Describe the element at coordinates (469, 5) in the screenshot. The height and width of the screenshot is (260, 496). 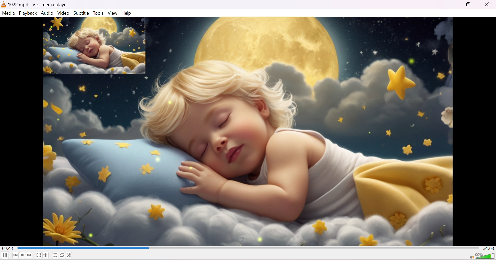
I see `Restore down` at that location.